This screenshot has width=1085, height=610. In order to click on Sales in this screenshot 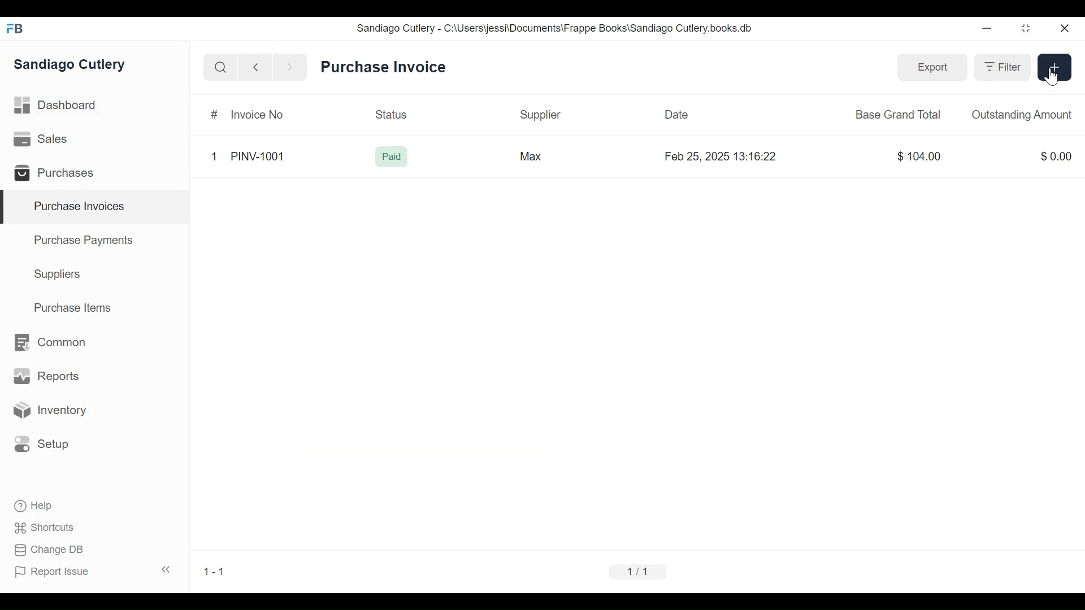, I will do `click(43, 140)`.